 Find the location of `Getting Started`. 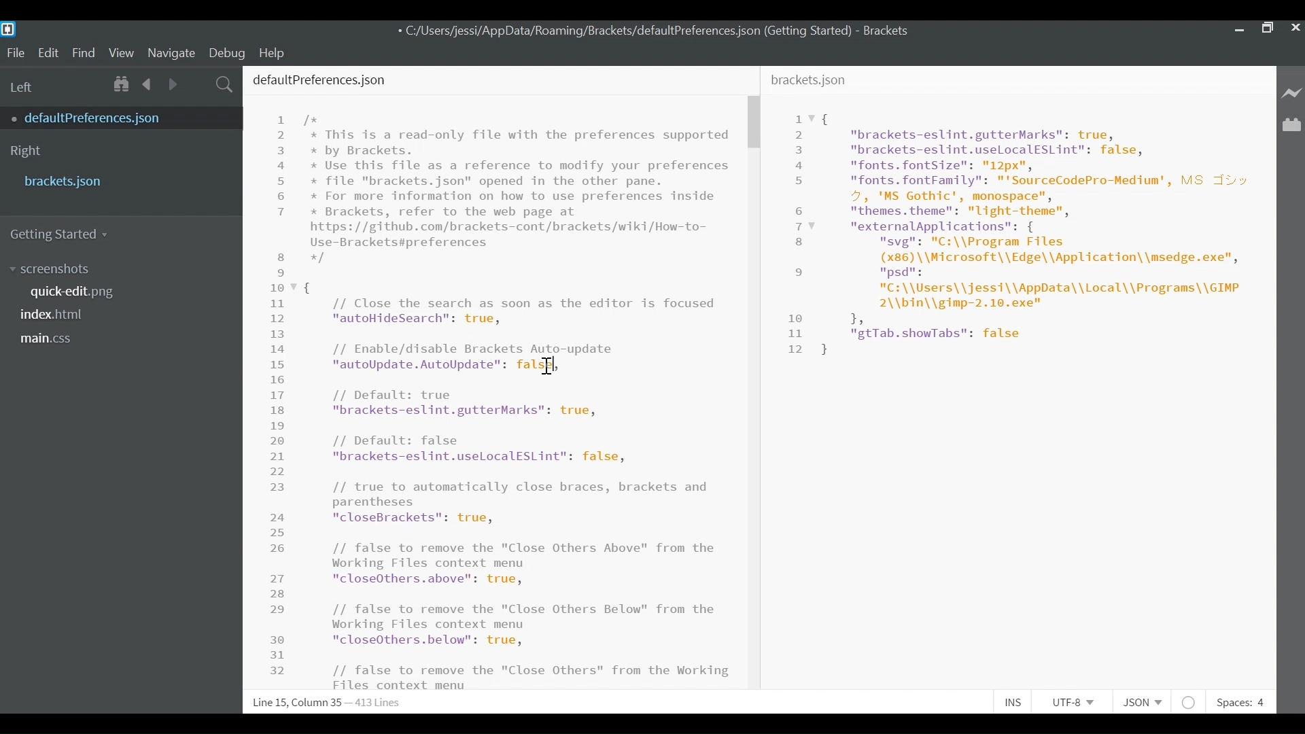

Getting Started is located at coordinates (65, 234).